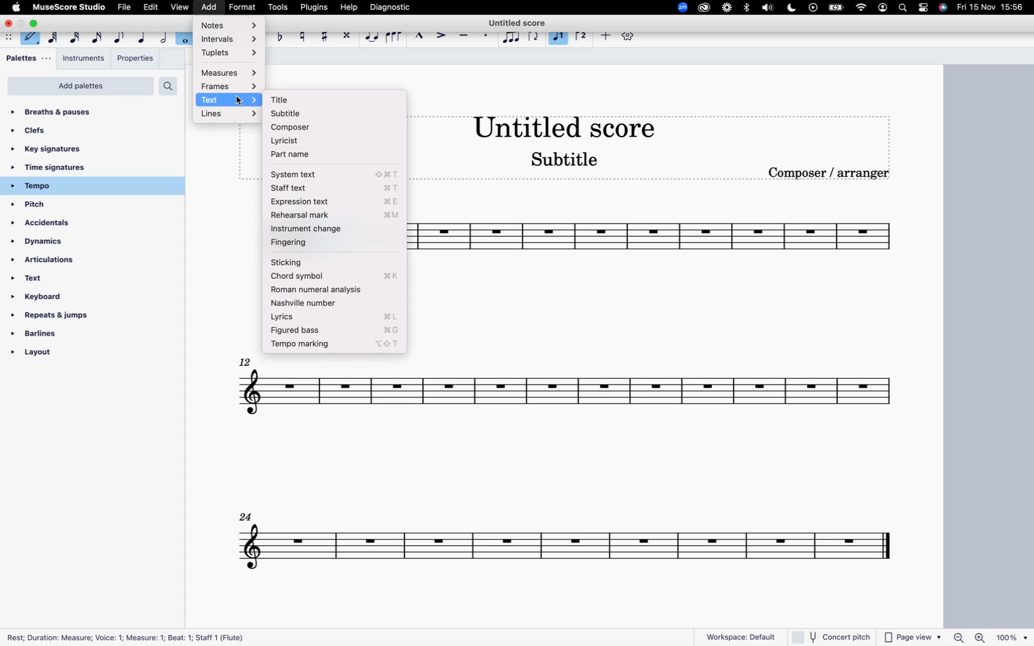 The width and height of the screenshot is (1034, 646). Describe the element at coordinates (914, 636) in the screenshot. I see `page view` at that location.